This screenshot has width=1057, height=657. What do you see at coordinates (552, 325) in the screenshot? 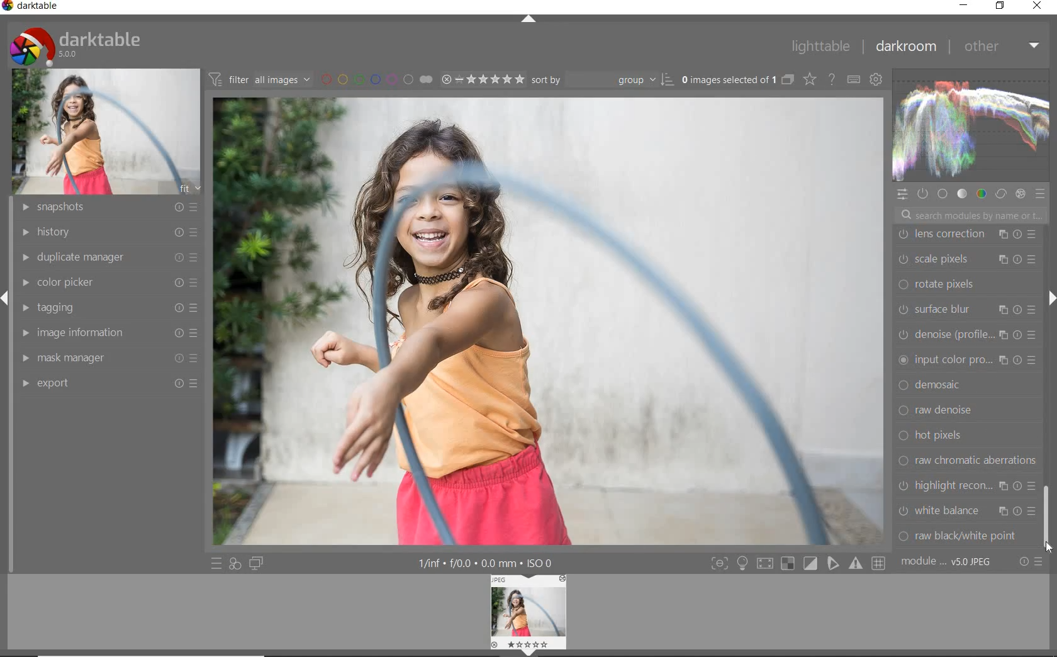
I see `image selected` at bounding box center [552, 325].